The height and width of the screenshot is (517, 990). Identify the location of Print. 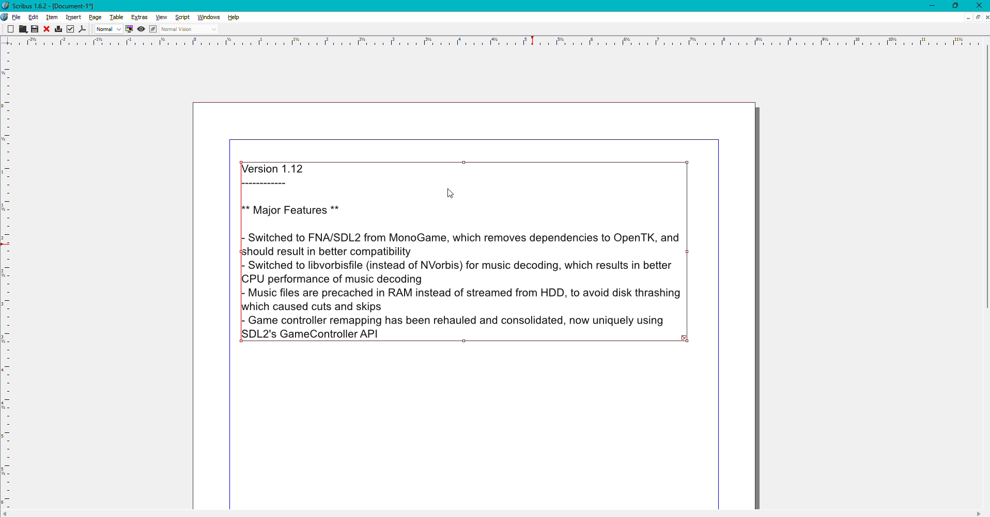
(57, 29).